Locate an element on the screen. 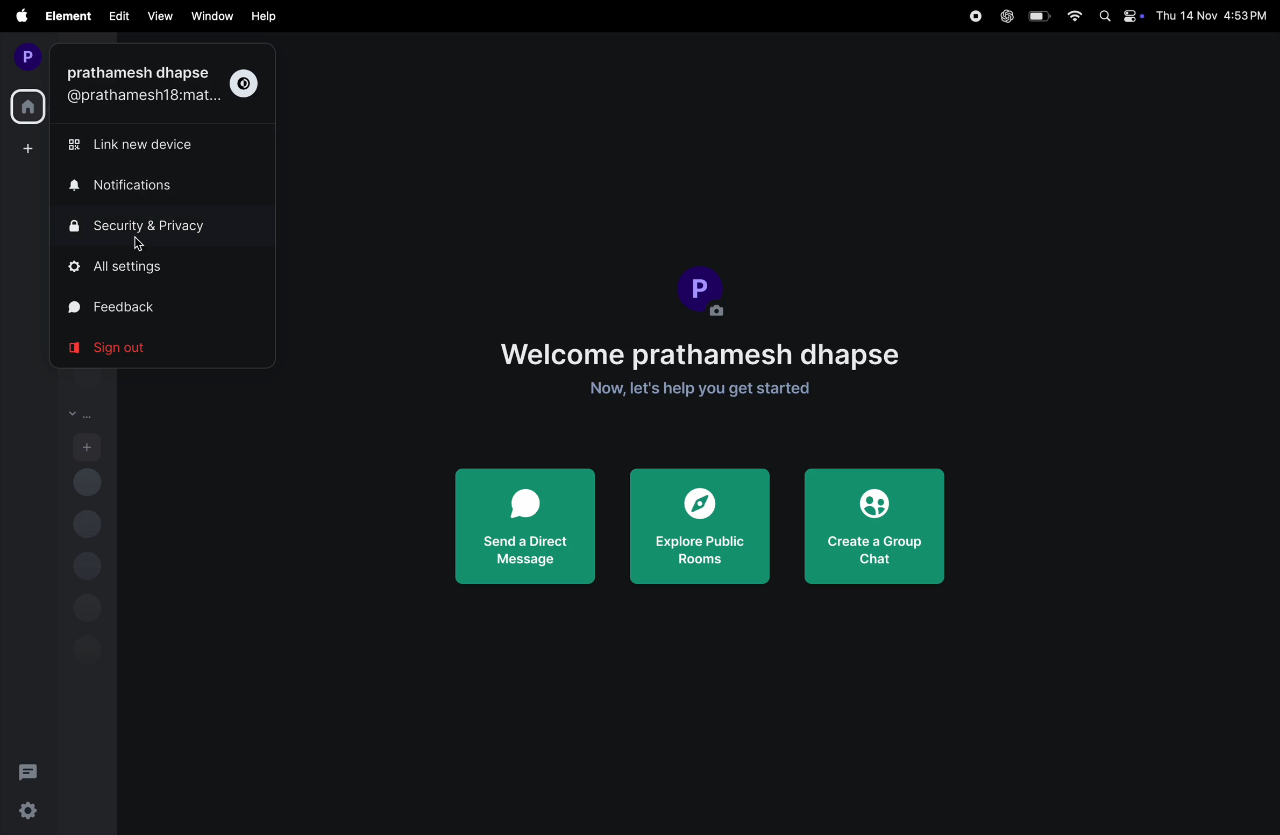  send direct message is located at coordinates (523, 527).